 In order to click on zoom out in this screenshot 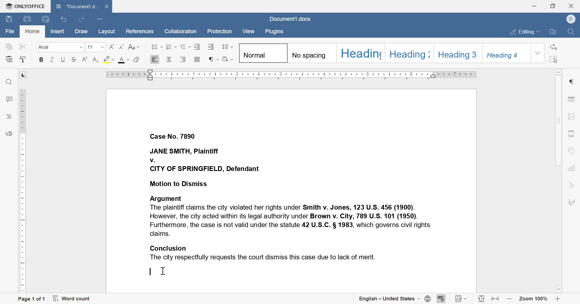, I will do `click(509, 300)`.